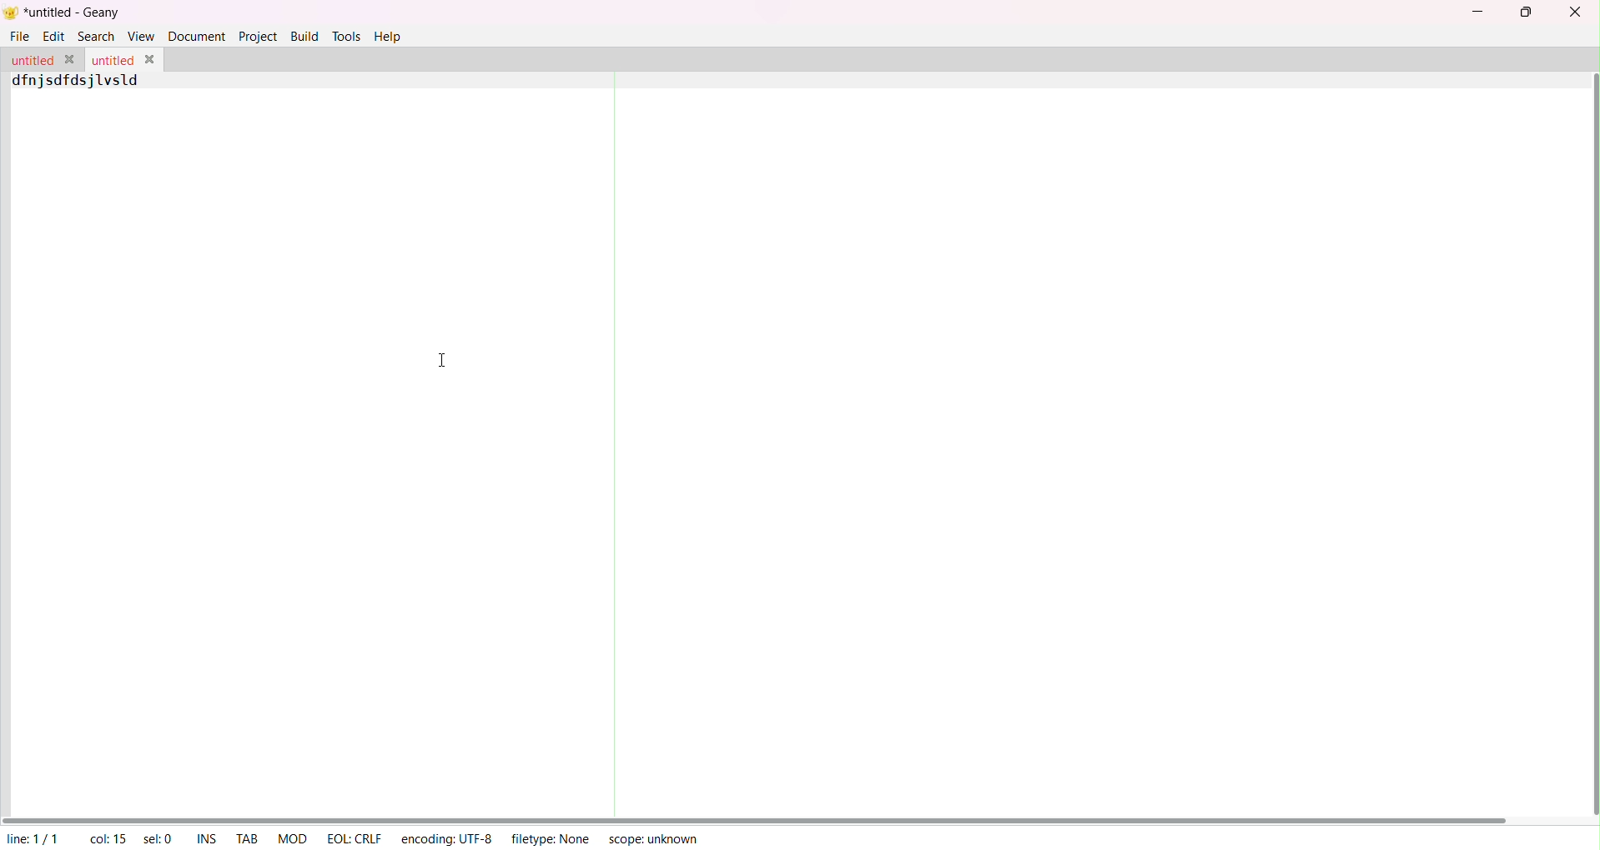 The height and width of the screenshot is (850, 1600). What do you see at coordinates (78, 82) in the screenshot?
I see `dfnjsdfdsjlvsld` at bounding box center [78, 82].